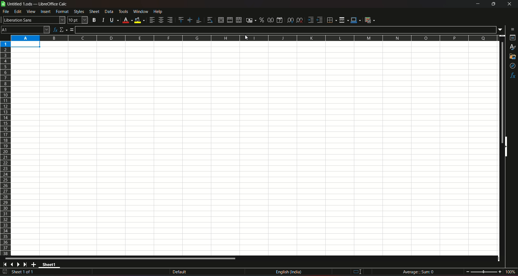  I want to click on conditional, so click(371, 20).